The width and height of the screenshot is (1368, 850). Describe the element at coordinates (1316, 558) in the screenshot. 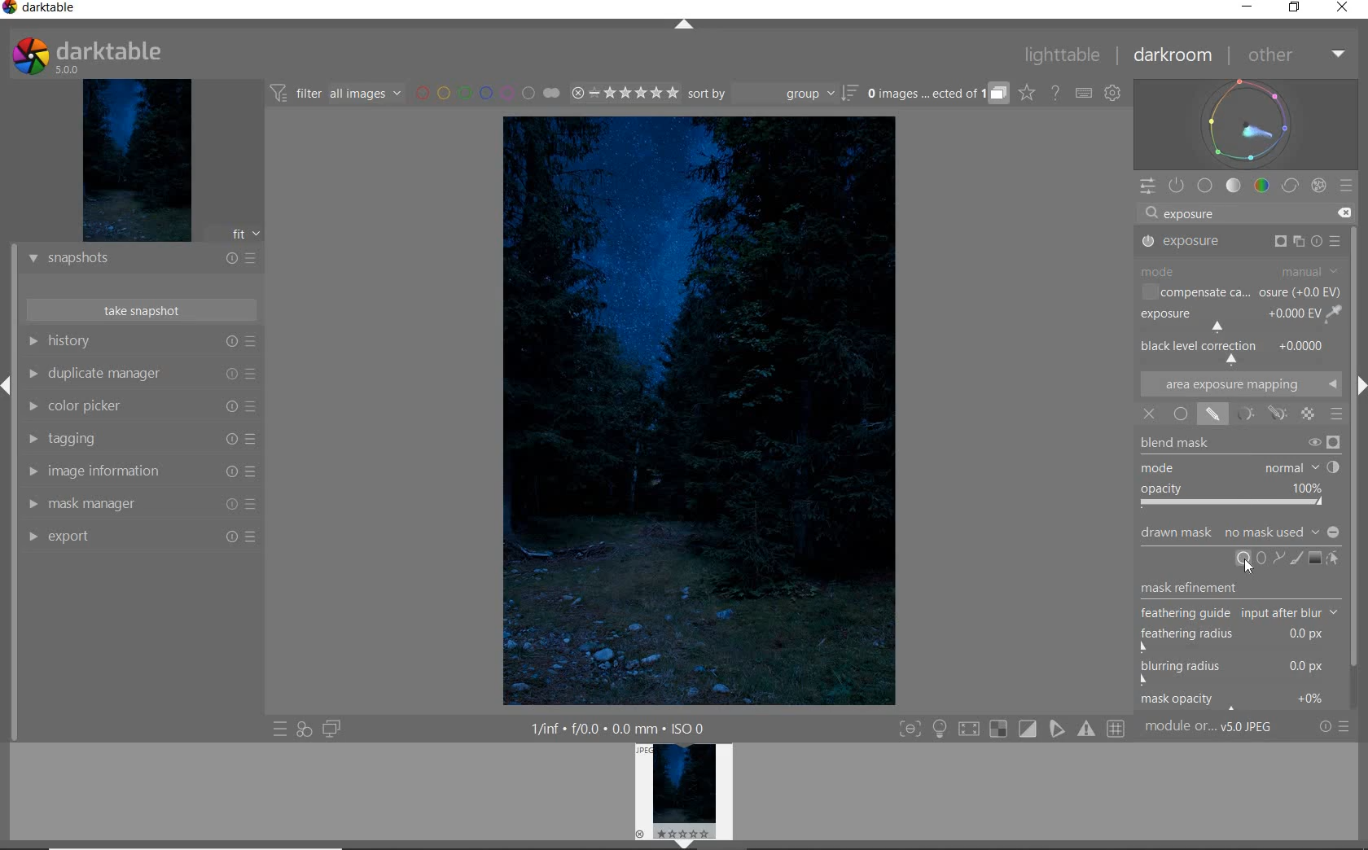

I see `ADD GRADIENT` at that location.